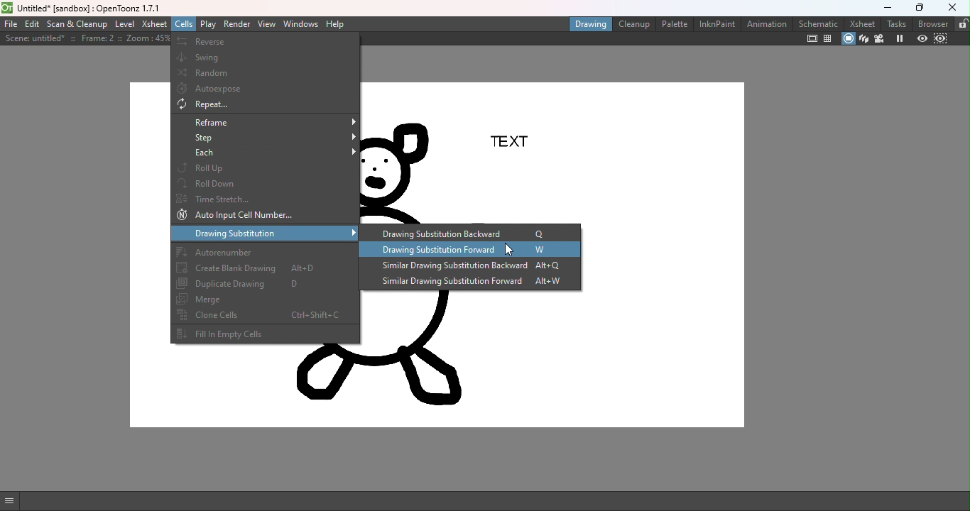  I want to click on Xsheet, so click(860, 23).